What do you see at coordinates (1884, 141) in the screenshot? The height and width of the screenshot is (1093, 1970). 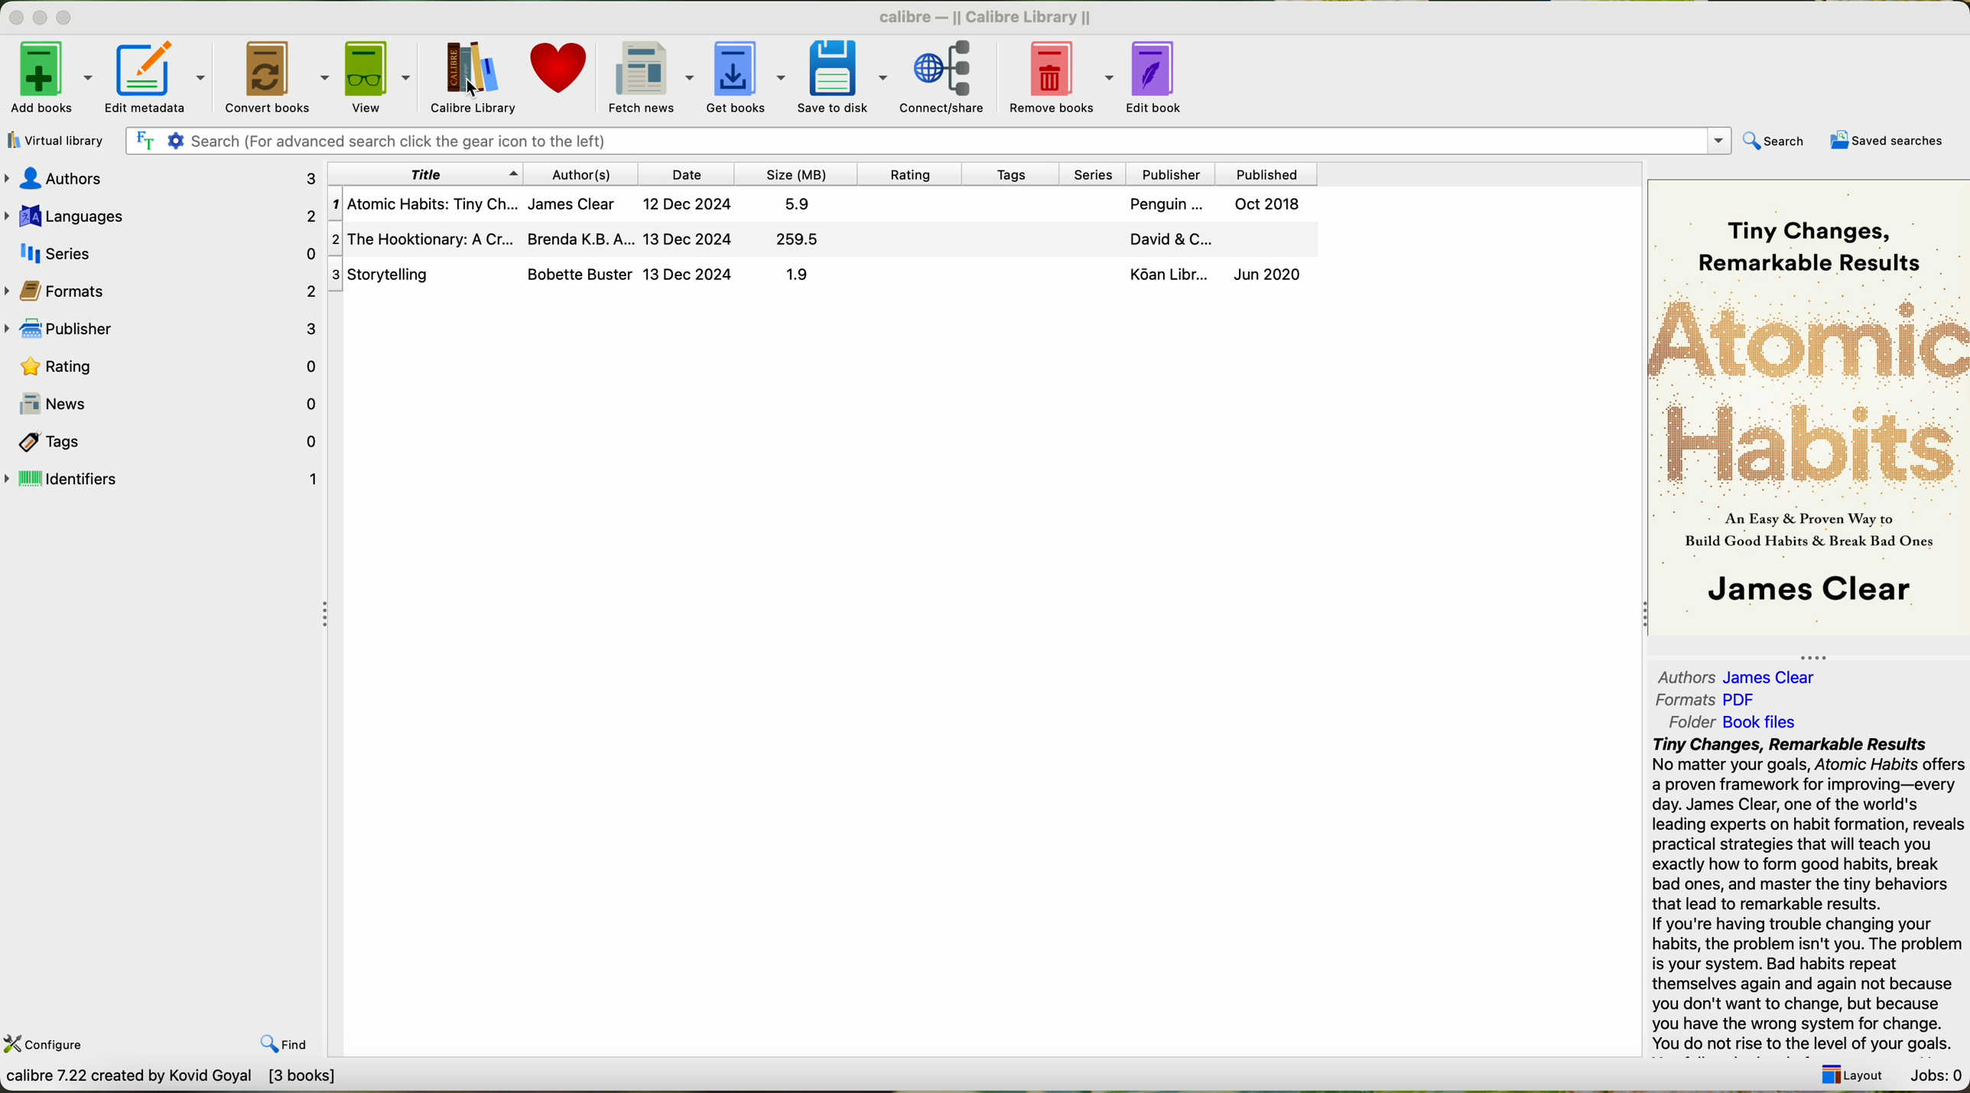 I see `saved searches` at bounding box center [1884, 141].